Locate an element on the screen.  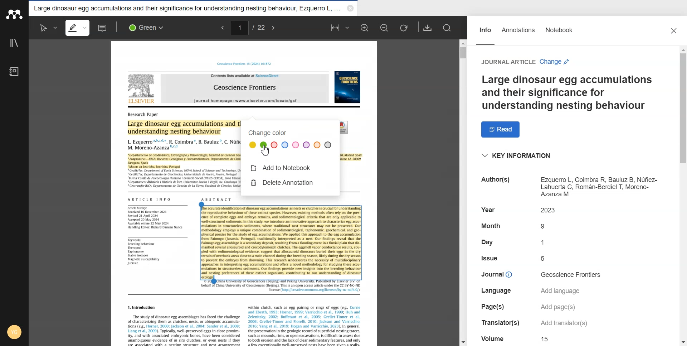
Vertical scroll bar is located at coordinates (681, 196).